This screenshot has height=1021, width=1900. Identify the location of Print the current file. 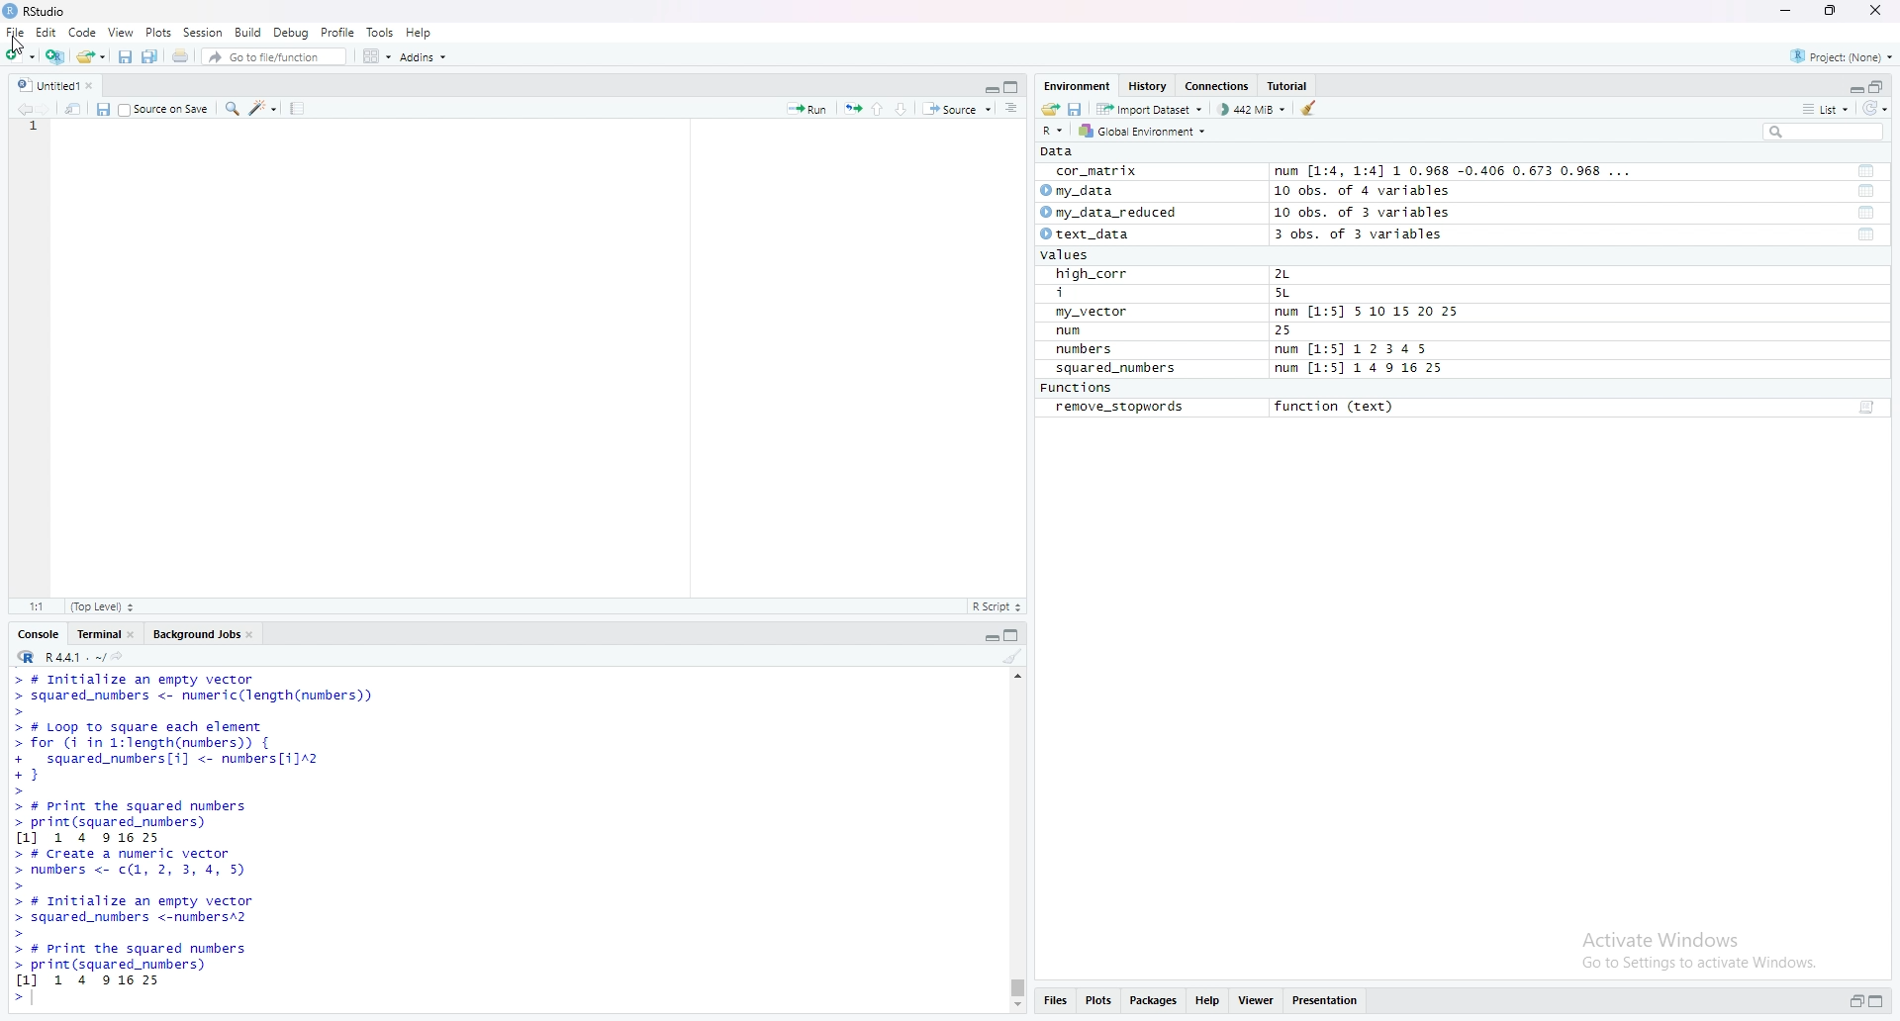
(180, 54).